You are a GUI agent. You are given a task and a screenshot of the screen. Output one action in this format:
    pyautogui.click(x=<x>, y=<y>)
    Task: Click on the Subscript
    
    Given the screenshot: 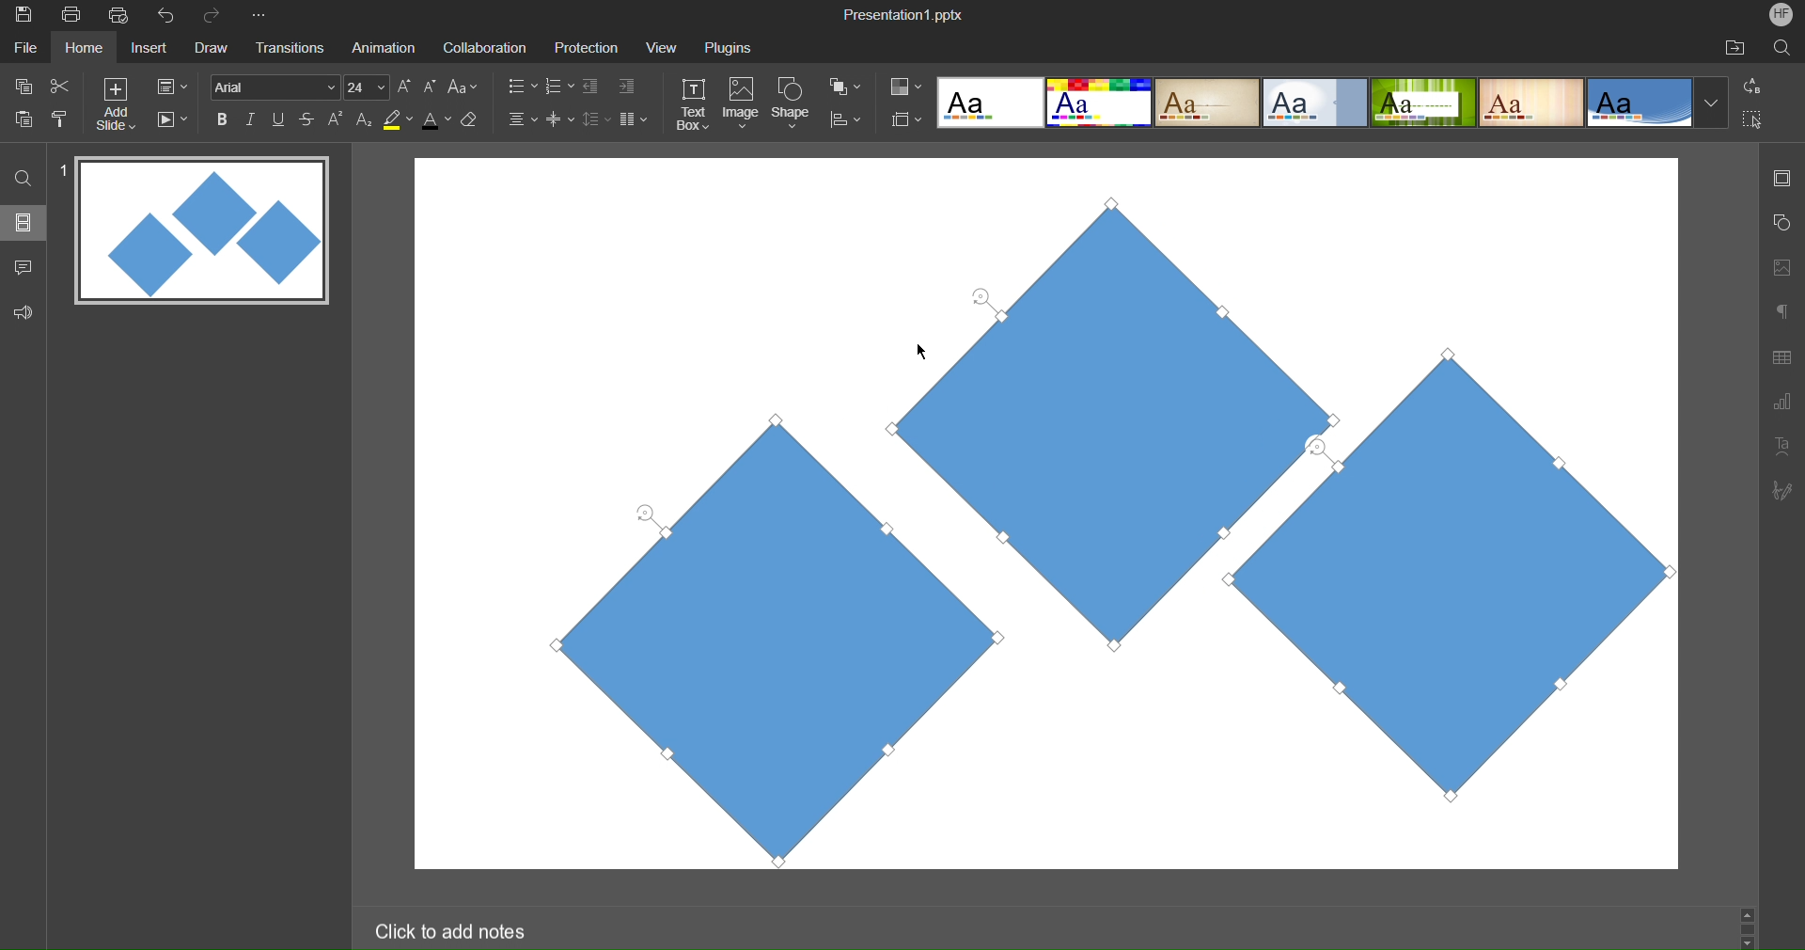 What is the action you would take?
    pyautogui.click(x=366, y=119)
    